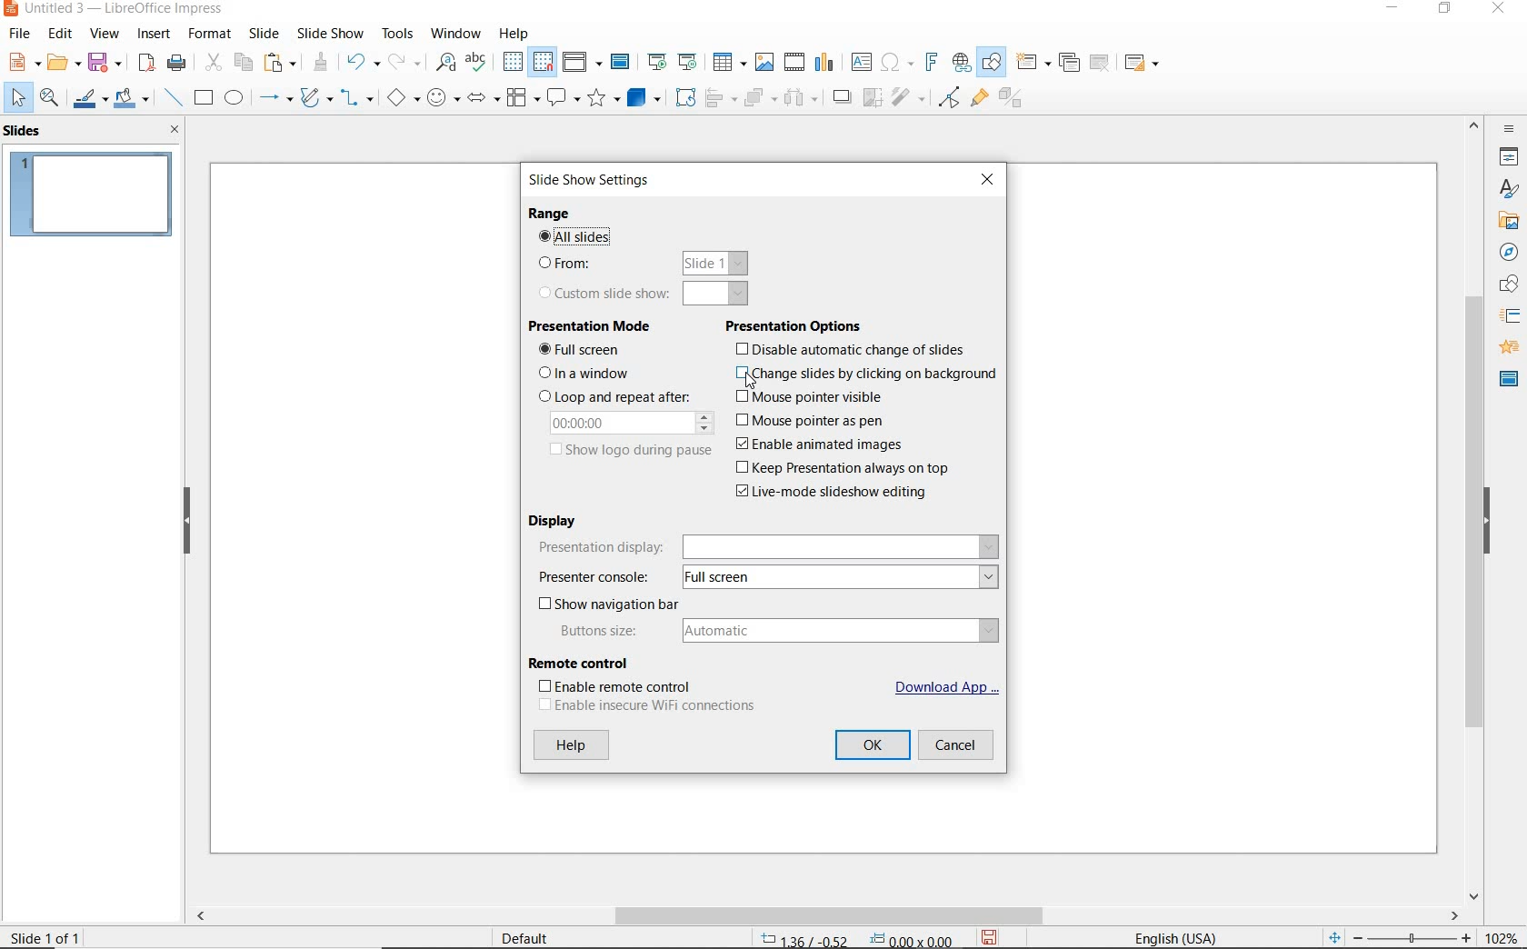 The width and height of the screenshot is (1527, 949). I want to click on FILE, so click(16, 34).